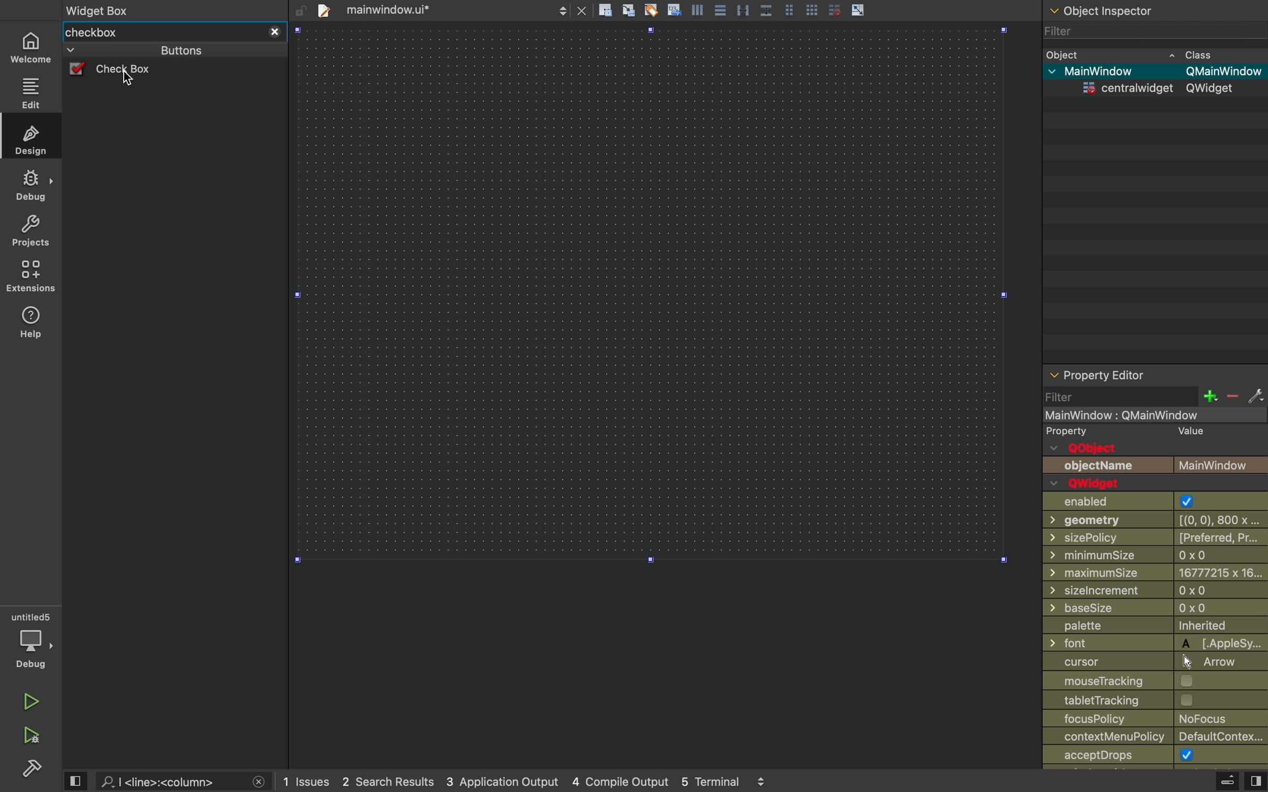 The height and width of the screenshot is (792, 1268). I want to click on font, so click(1155, 643).